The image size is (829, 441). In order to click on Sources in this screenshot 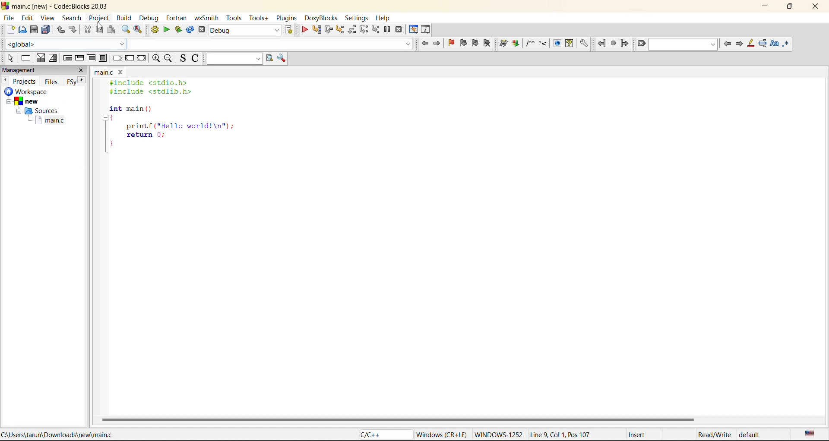, I will do `click(35, 112)`.